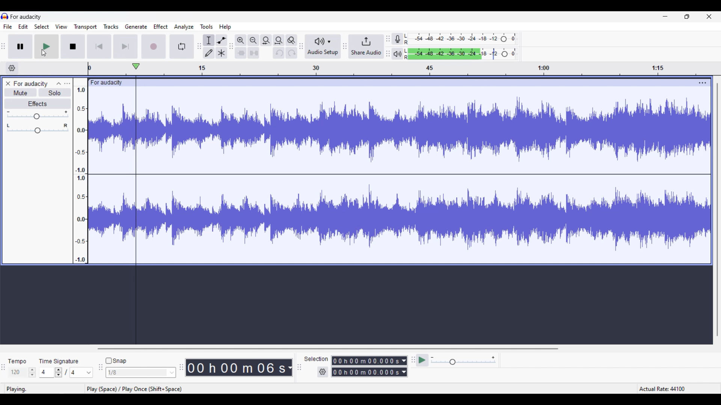  Describe the element at coordinates (463, 361) in the screenshot. I see `Playback speed slider` at that location.